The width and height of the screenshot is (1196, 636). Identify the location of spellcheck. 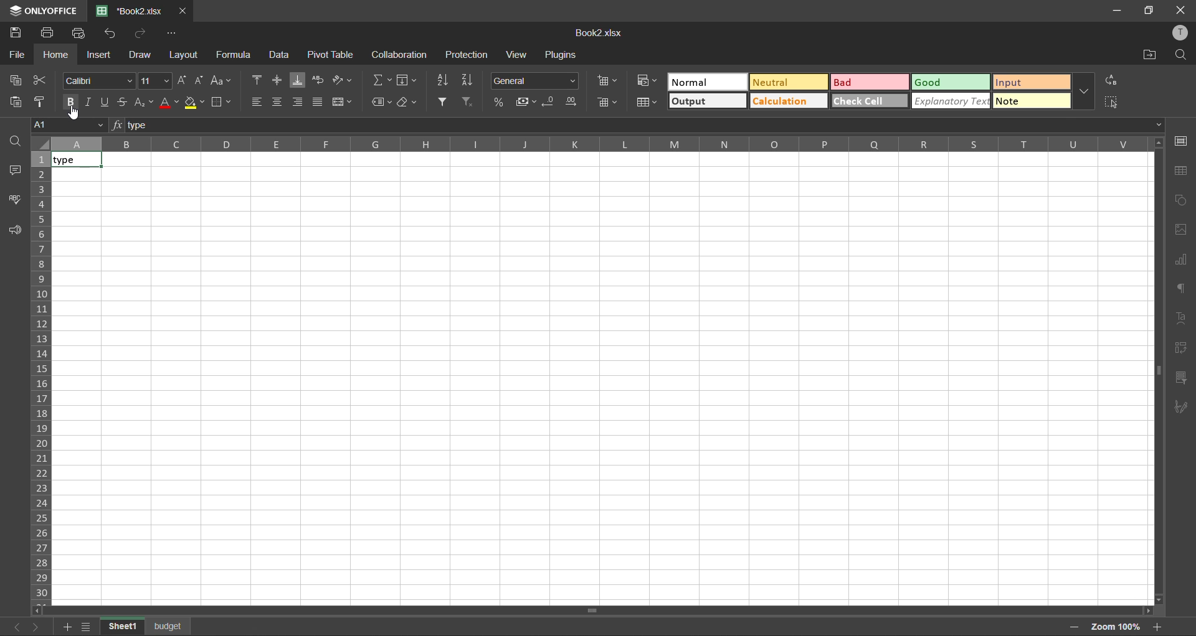
(14, 199).